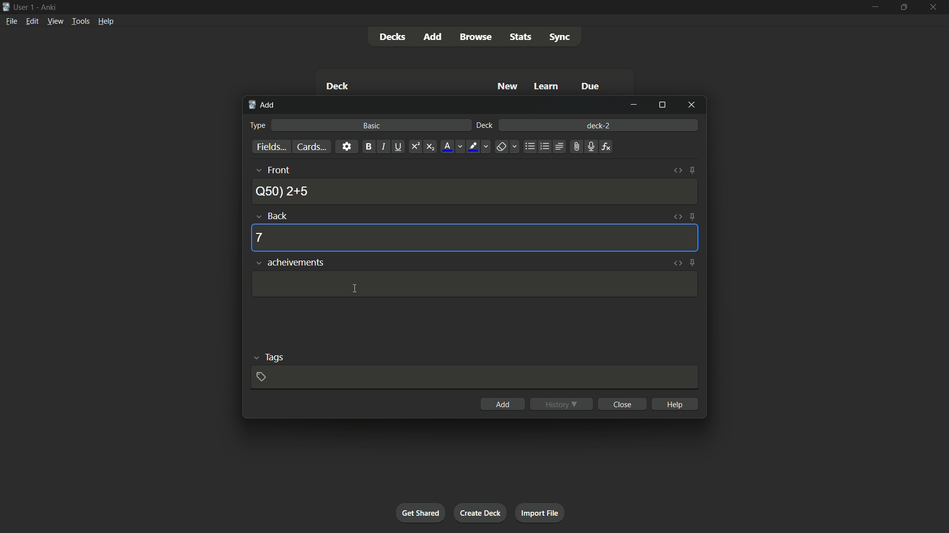  Describe the element at coordinates (674, 404) in the screenshot. I see `help` at that location.